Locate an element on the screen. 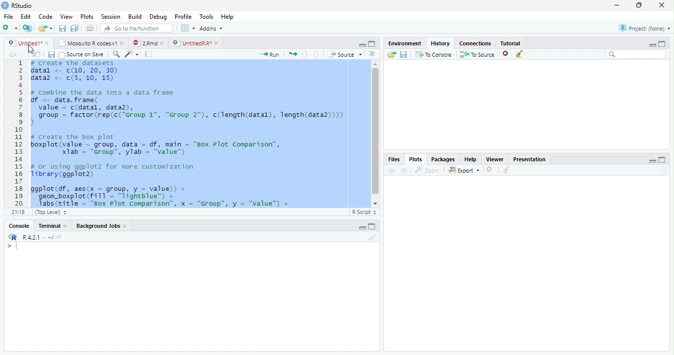 This screenshot has height=355, width=674. close is located at coordinates (662, 5).